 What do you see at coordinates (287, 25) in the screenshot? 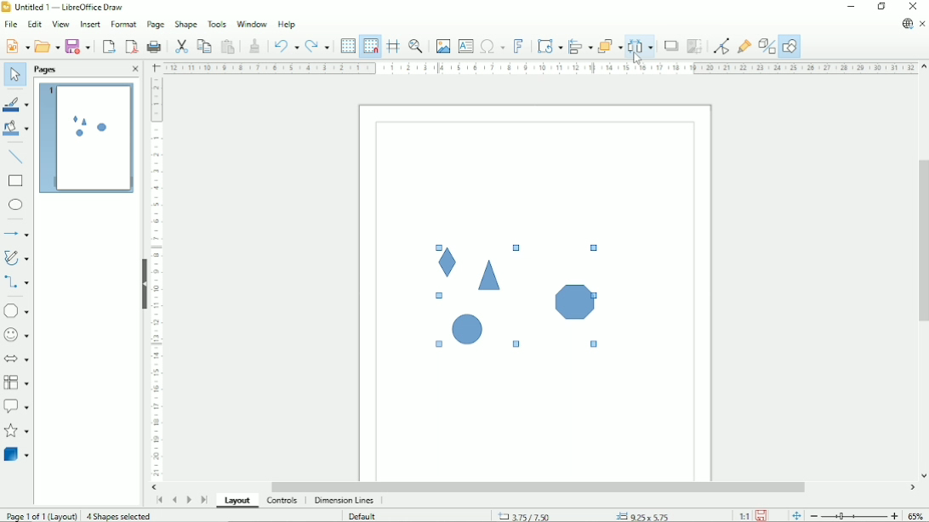
I see `Help` at bounding box center [287, 25].